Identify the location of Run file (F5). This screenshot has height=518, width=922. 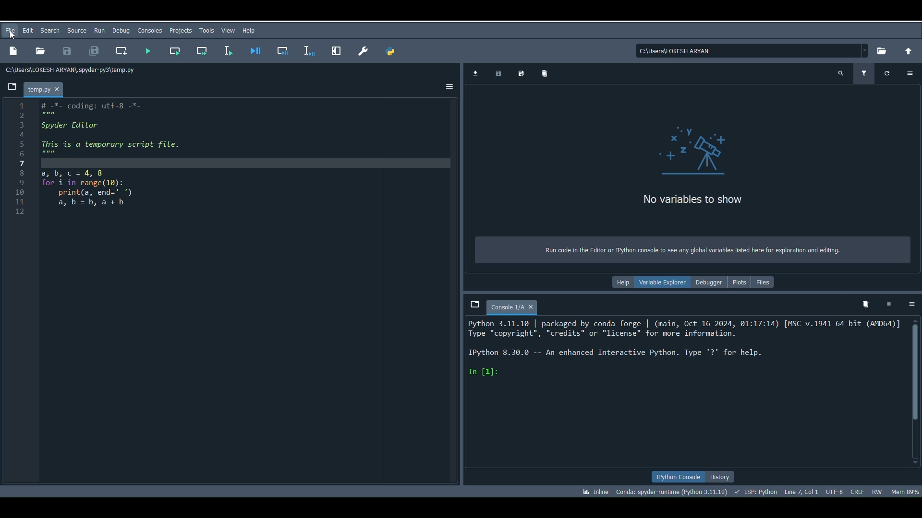
(146, 50).